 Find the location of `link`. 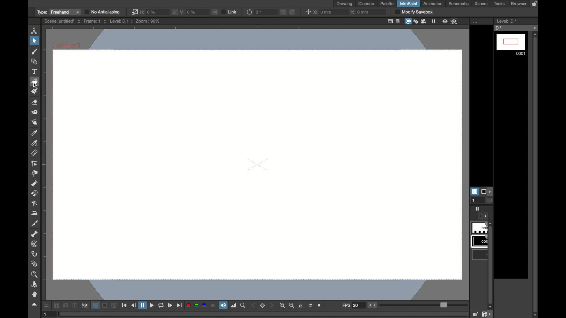

link is located at coordinates (135, 12).